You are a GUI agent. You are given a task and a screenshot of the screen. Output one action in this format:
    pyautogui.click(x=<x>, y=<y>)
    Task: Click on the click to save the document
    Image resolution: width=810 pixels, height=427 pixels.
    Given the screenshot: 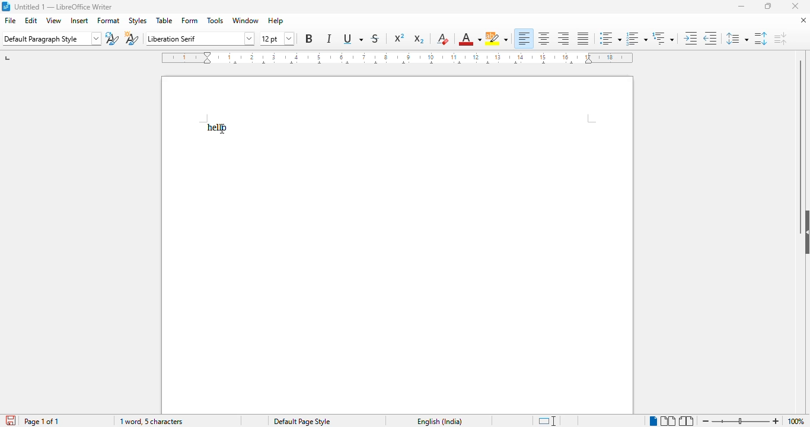 What is the action you would take?
    pyautogui.click(x=11, y=420)
    